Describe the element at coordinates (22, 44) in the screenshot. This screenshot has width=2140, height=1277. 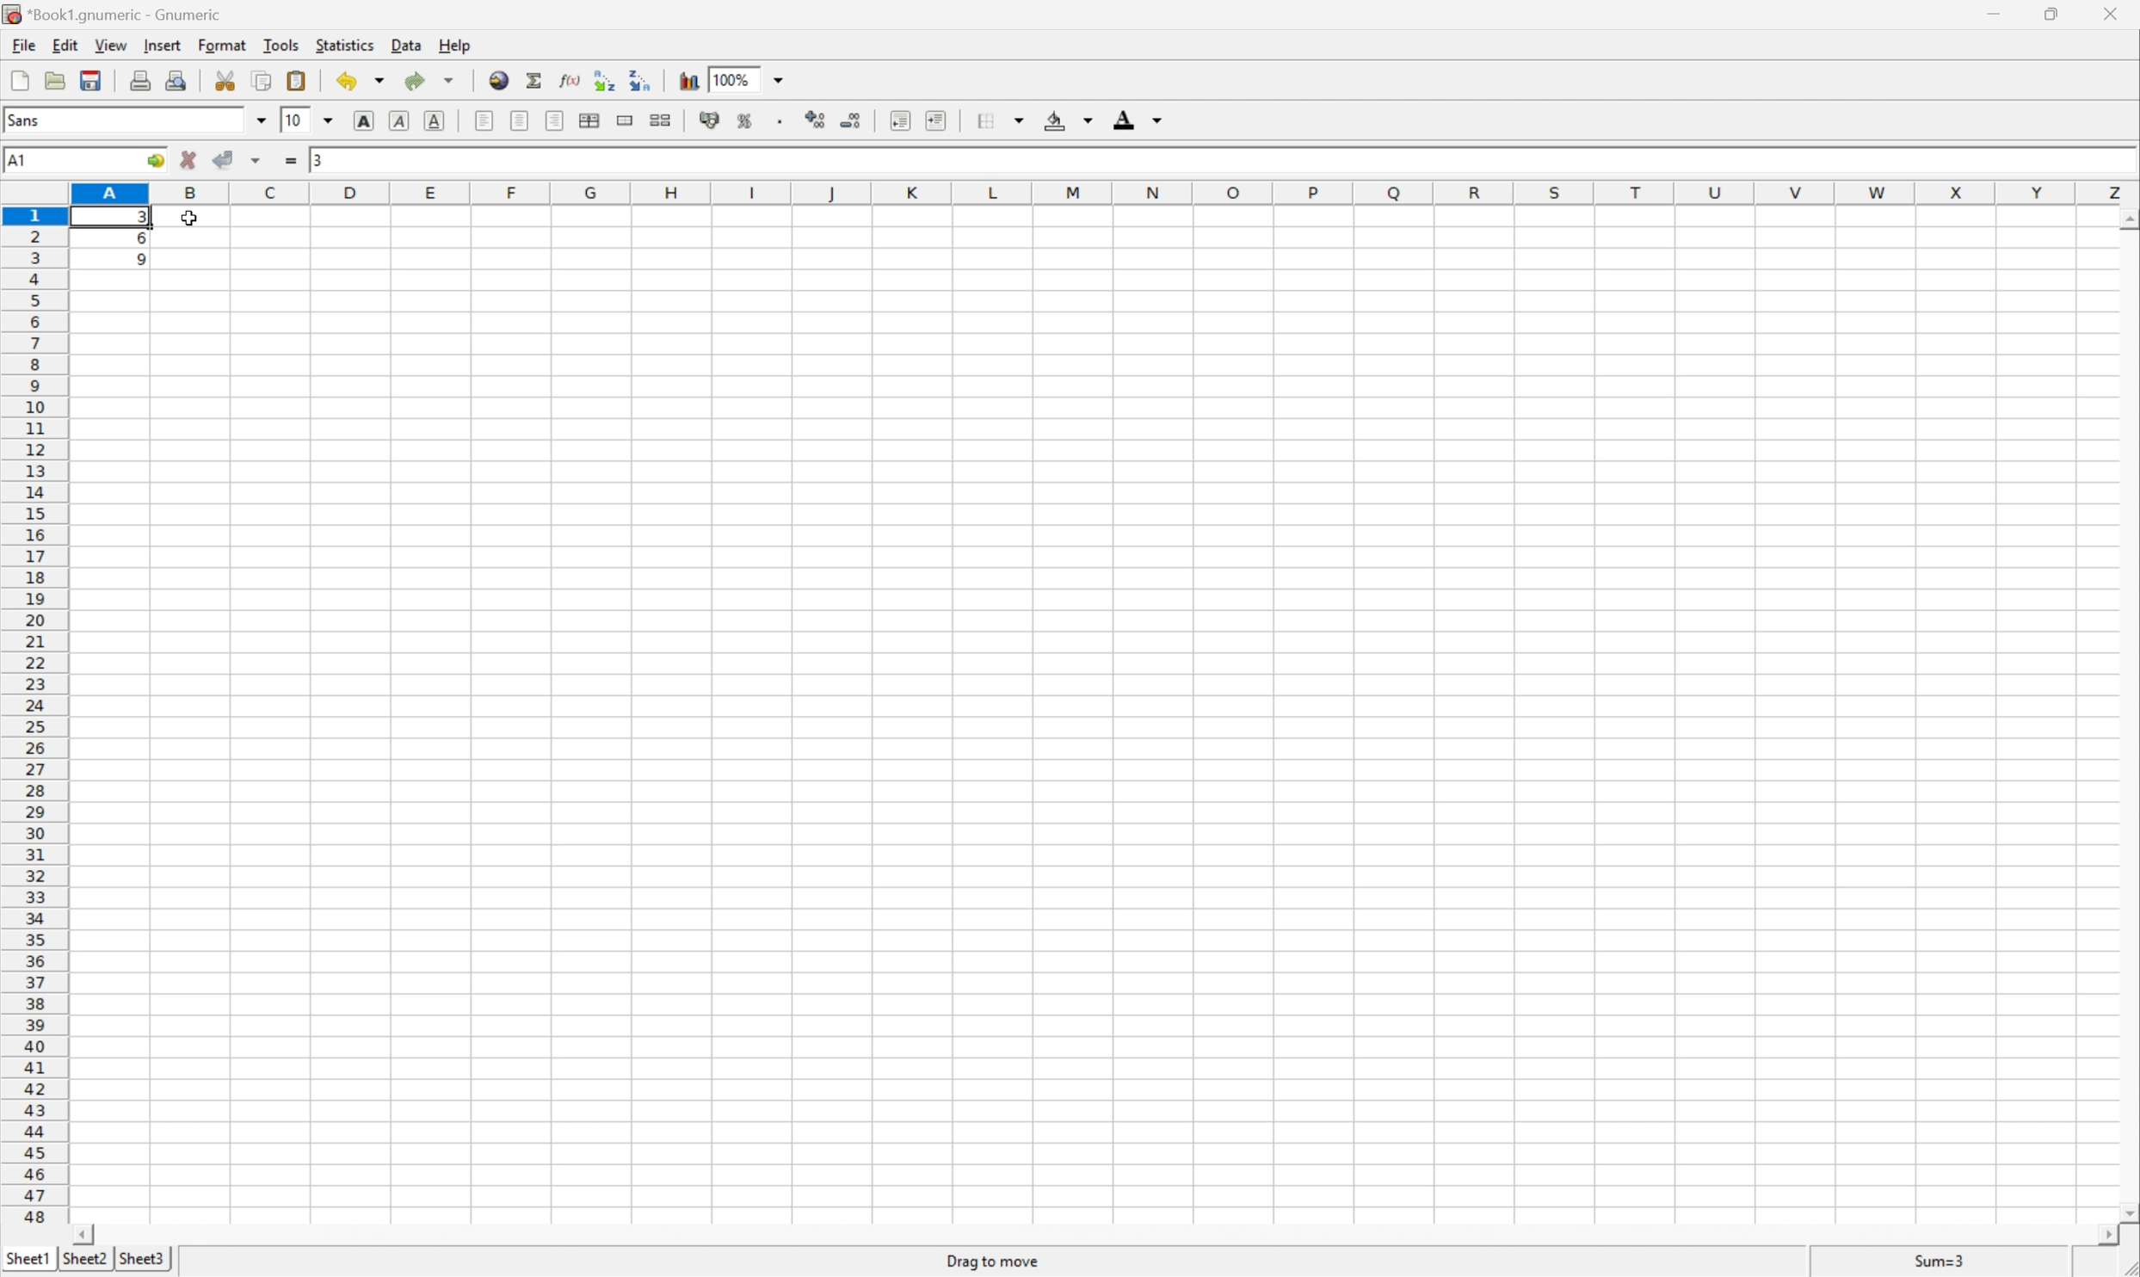
I see `File` at that location.